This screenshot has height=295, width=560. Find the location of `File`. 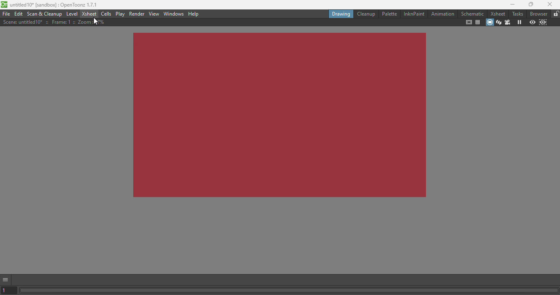

File is located at coordinates (6, 14).